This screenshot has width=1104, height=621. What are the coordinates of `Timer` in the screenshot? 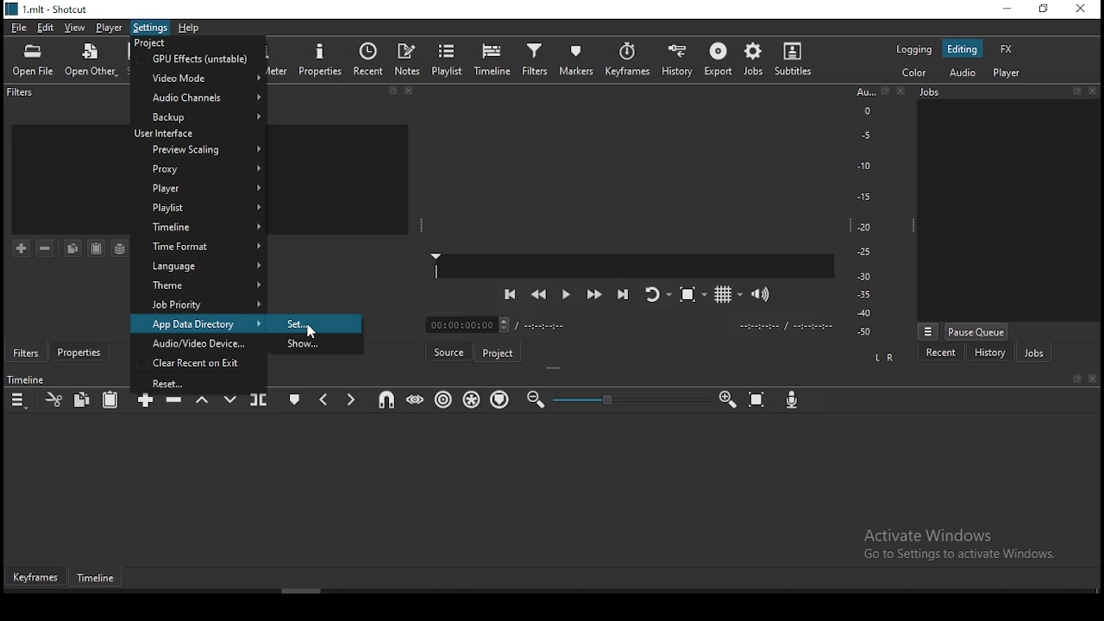 It's located at (631, 324).